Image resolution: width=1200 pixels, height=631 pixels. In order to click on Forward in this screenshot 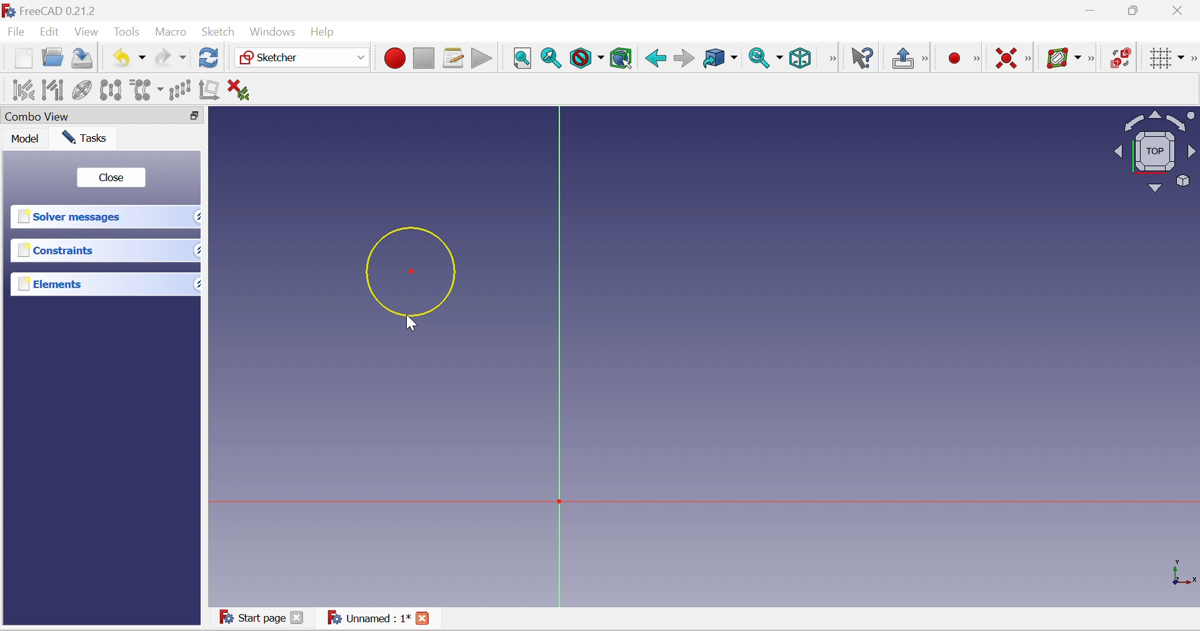, I will do `click(683, 58)`.